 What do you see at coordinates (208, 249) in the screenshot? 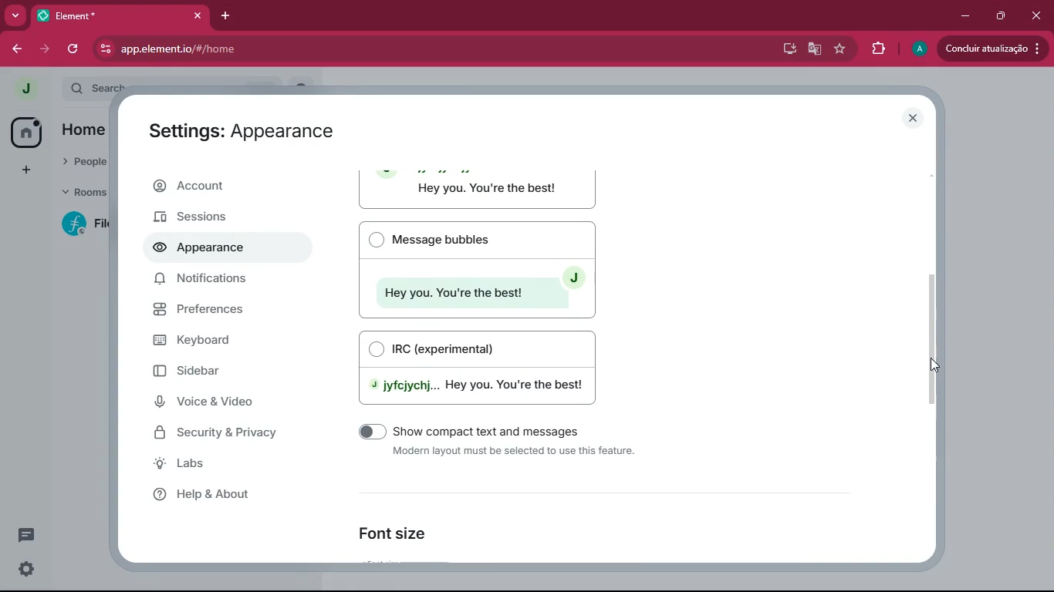
I see `appearance` at bounding box center [208, 249].